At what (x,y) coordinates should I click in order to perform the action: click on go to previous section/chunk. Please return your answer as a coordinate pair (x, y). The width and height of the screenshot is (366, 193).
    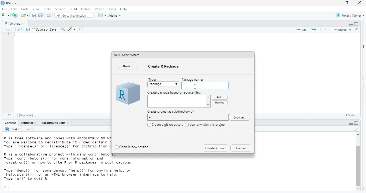
    Looking at the image, I should click on (320, 30).